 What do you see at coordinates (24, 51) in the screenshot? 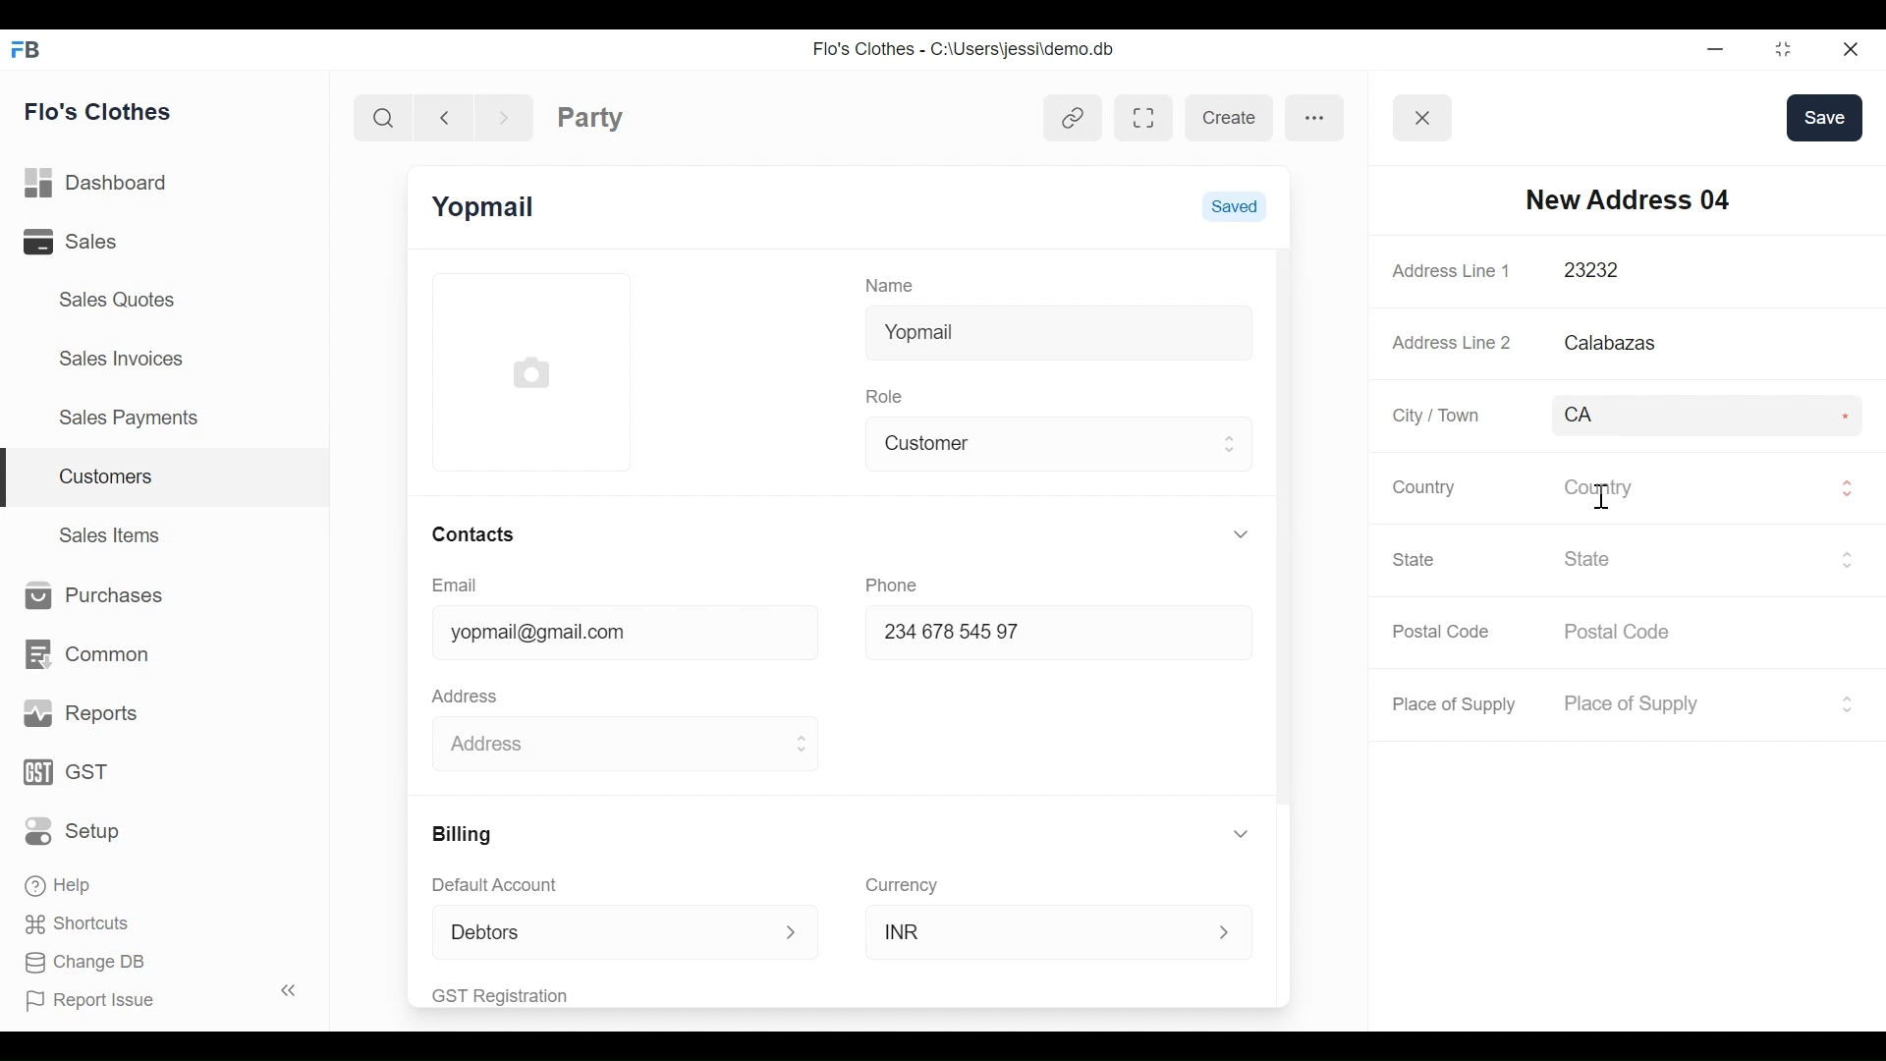
I see `Frappe Books Desktop Icon` at bounding box center [24, 51].